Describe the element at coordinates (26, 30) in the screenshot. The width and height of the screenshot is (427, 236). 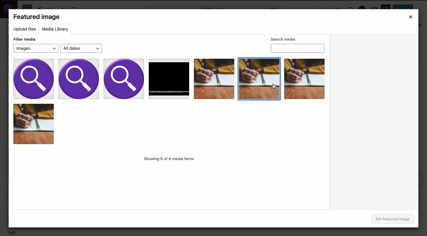
I see `Upload files` at that location.